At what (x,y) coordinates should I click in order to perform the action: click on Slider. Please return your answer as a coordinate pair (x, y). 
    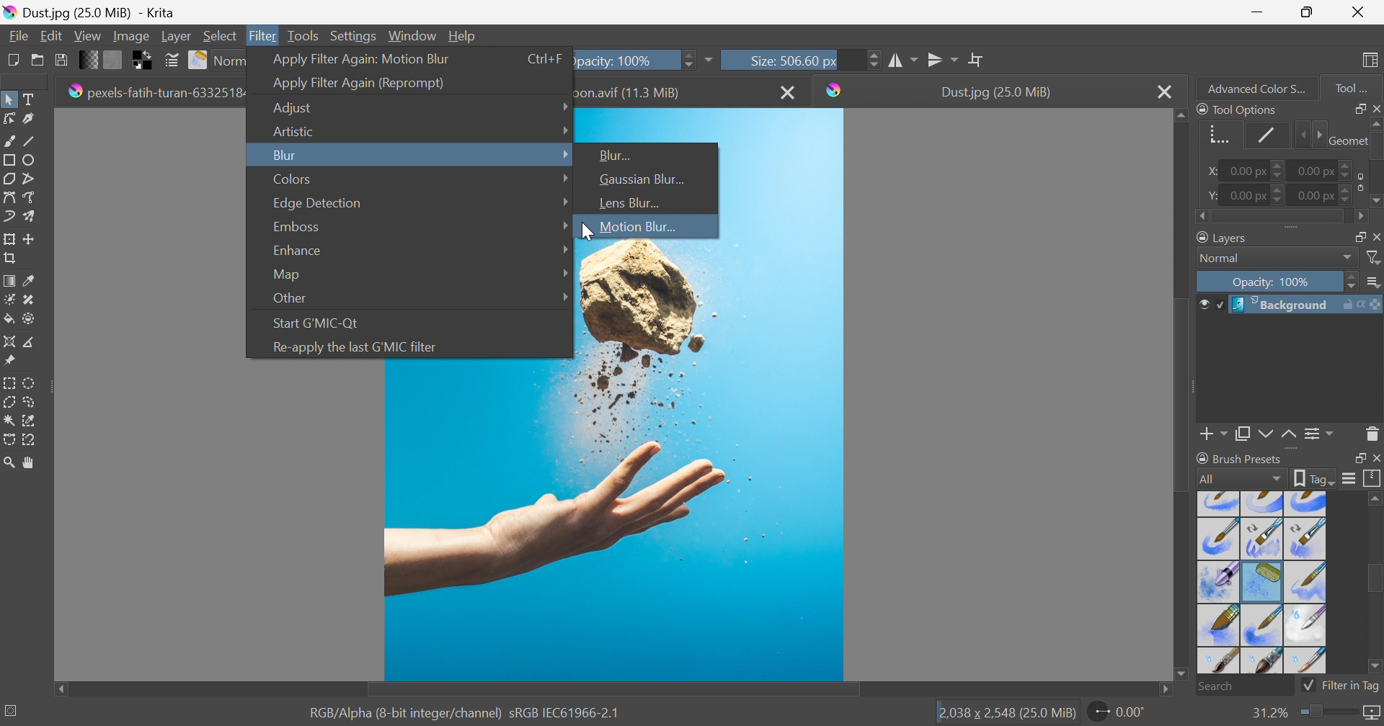
    Looking at the image, I should click on (1352, 282).